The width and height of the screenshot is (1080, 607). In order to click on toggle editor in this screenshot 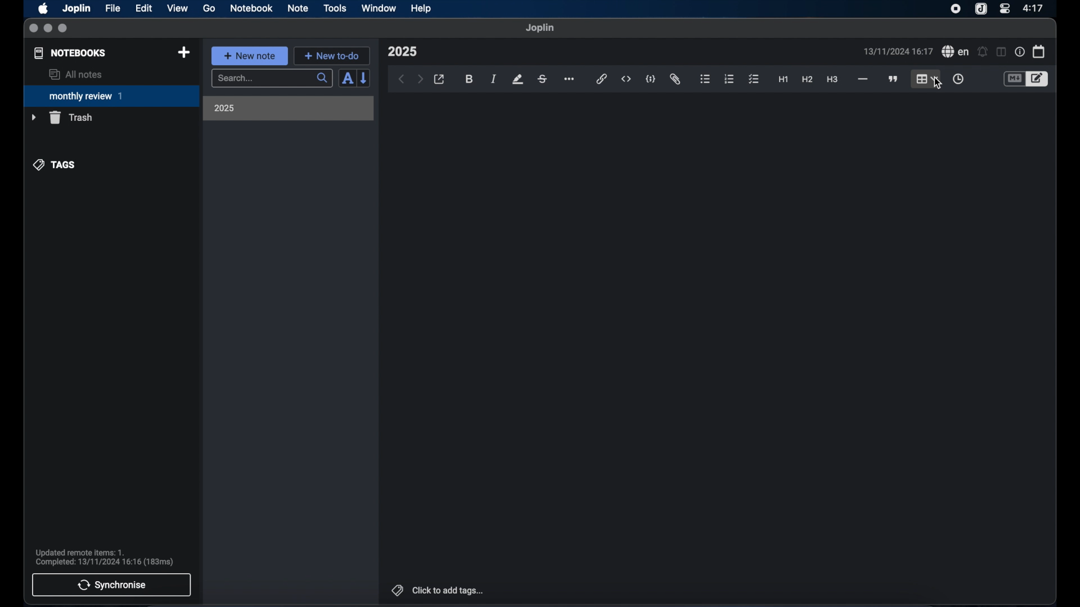, I will do `click(1014, 79)`.